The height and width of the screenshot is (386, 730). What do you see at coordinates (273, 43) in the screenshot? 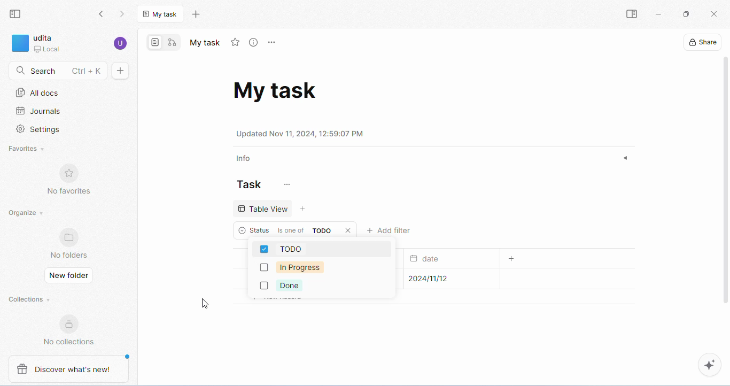
I see `rename and more` at bounding box center [273, 43].